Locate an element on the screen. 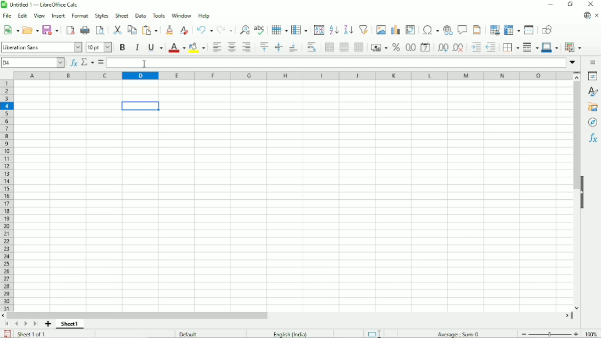 This screenshot has height=338, width=601. Sheet is located at coordinates (122, 15).